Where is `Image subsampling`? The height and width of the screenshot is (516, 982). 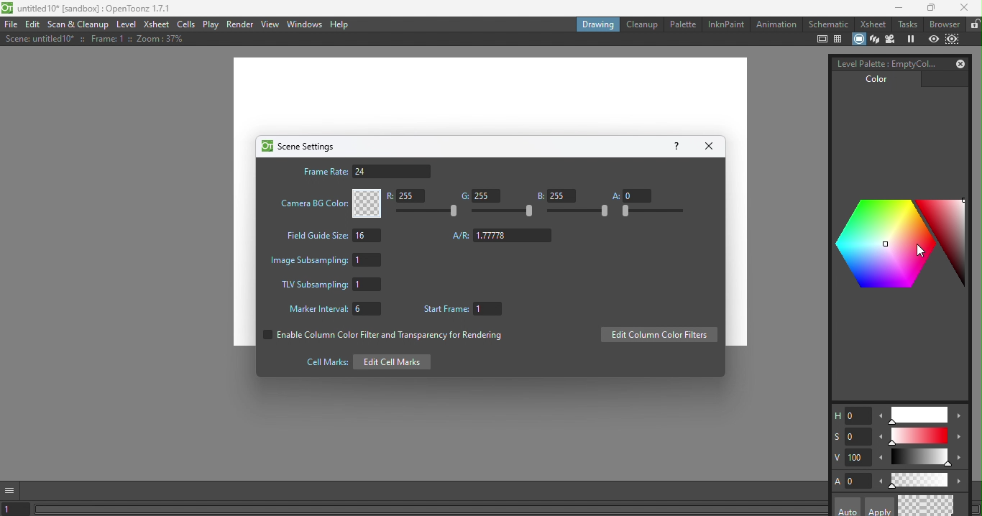 Image subsampling is located at coordinates (329, 259).